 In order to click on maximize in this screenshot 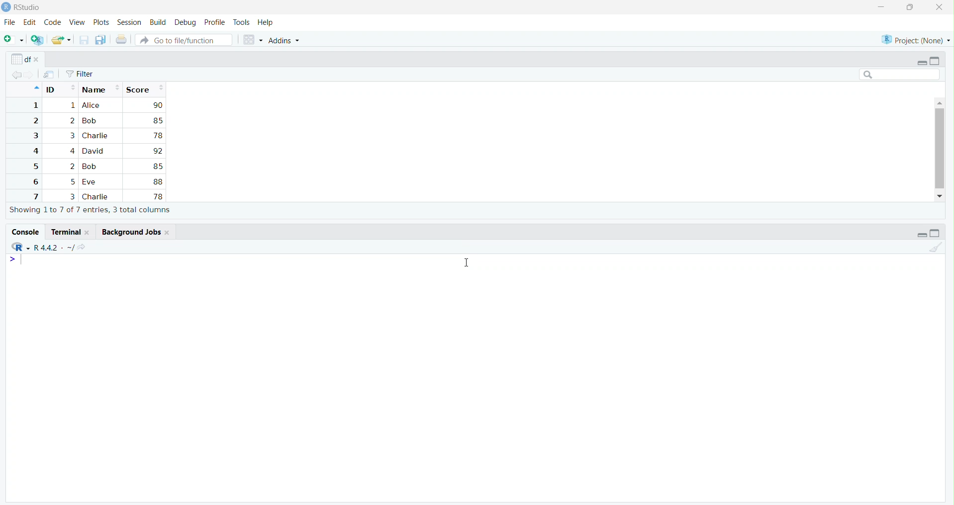, I will do `click(935, 61)`.